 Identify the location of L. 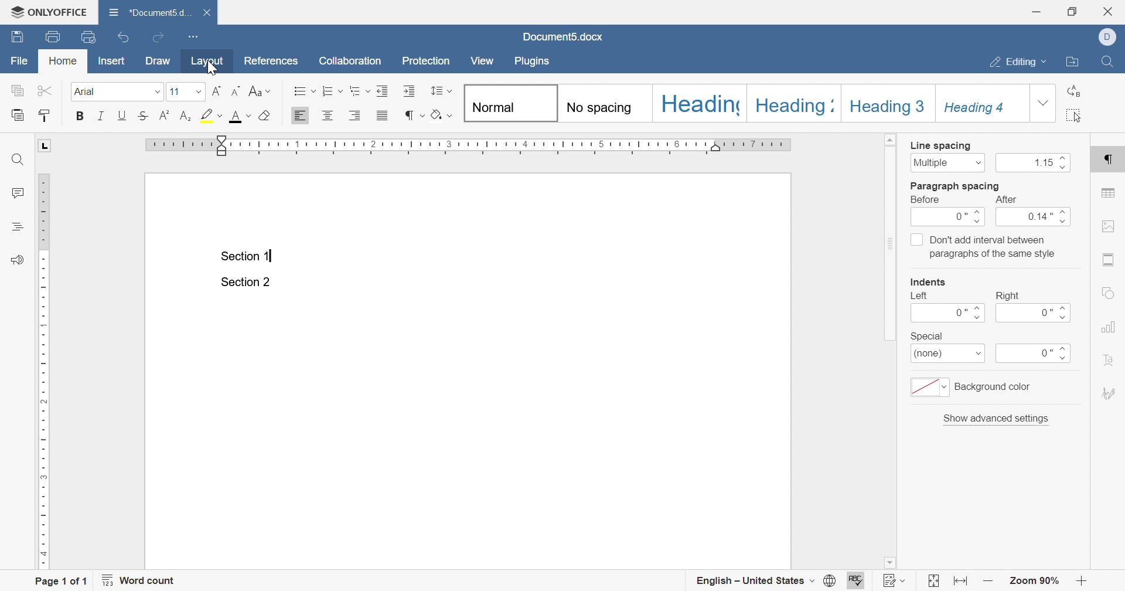
(46, 146).